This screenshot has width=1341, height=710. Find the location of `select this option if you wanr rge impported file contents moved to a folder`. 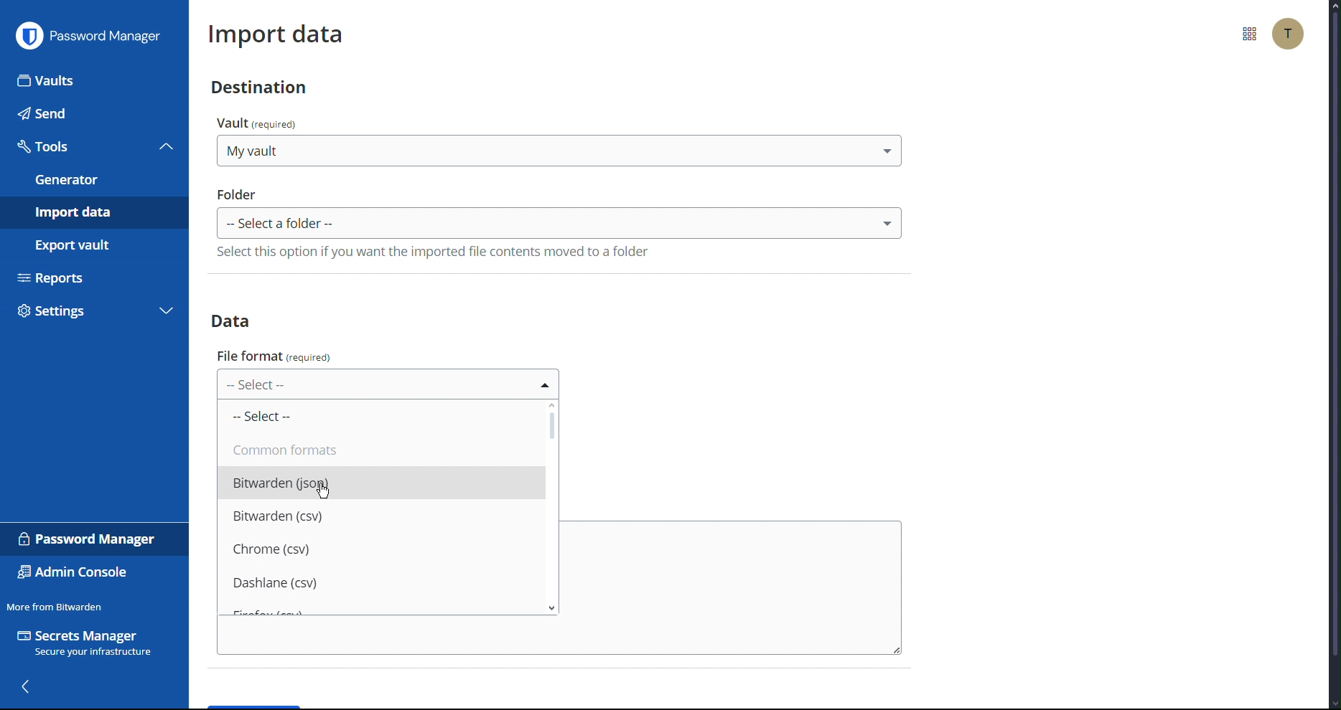

select this option if you wanr rge impported file contents moved to a folder is located at coordinates (434, 250).